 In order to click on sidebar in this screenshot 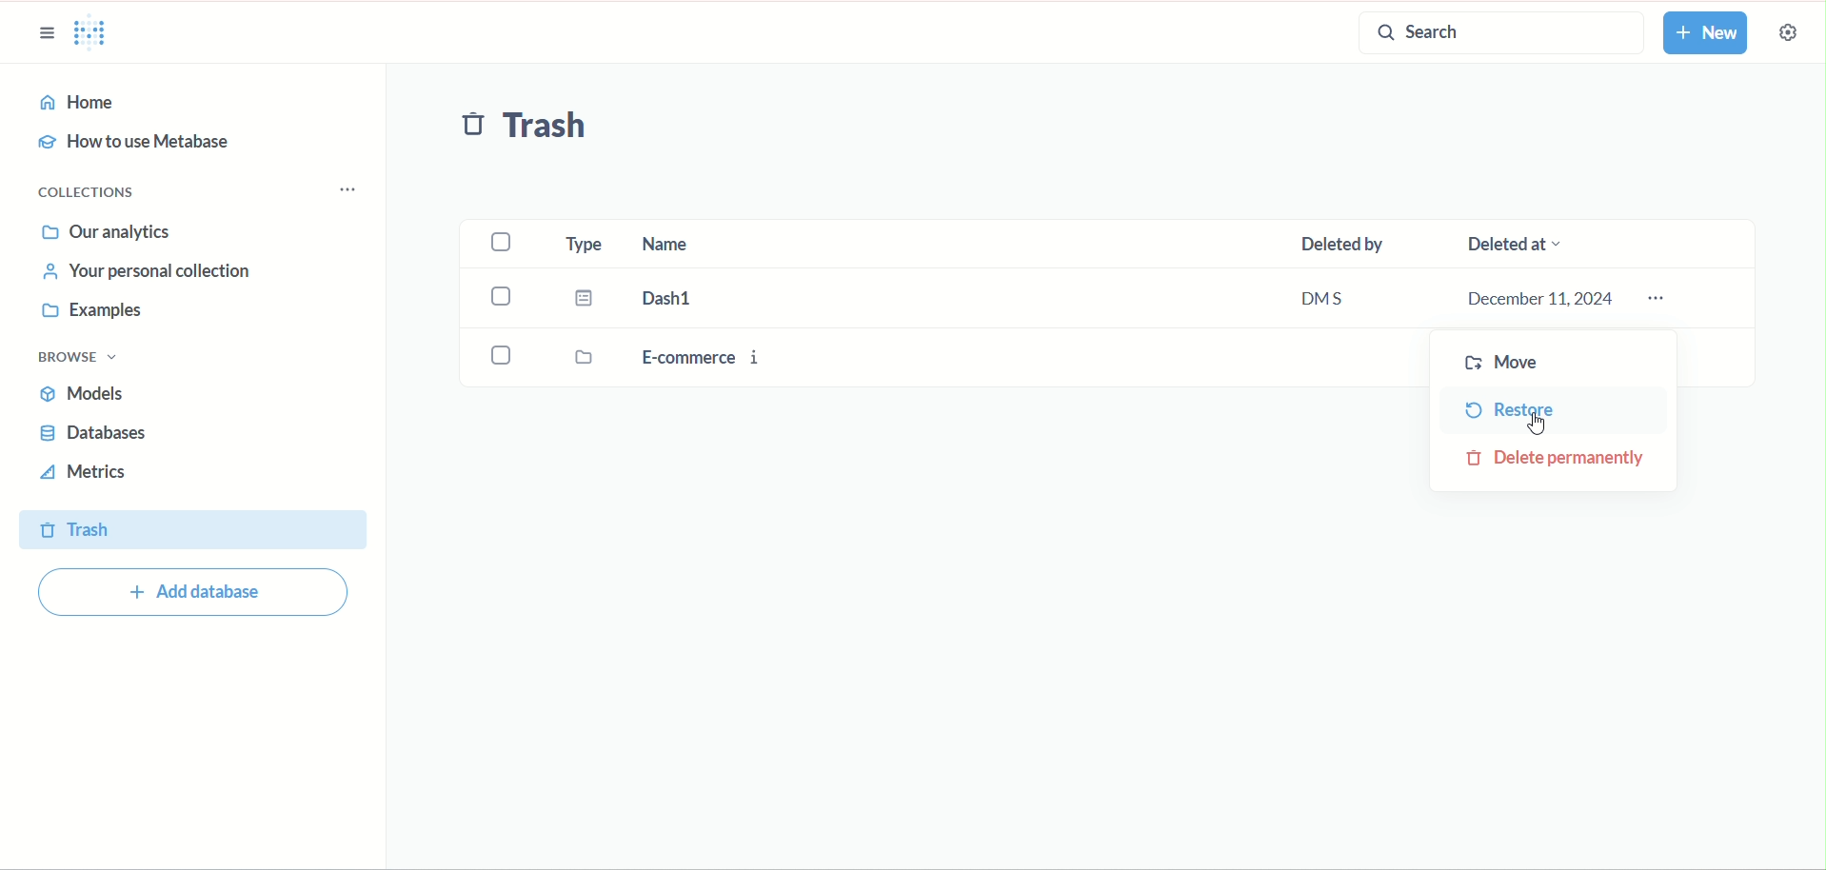, I will do `click(47, 35)`.